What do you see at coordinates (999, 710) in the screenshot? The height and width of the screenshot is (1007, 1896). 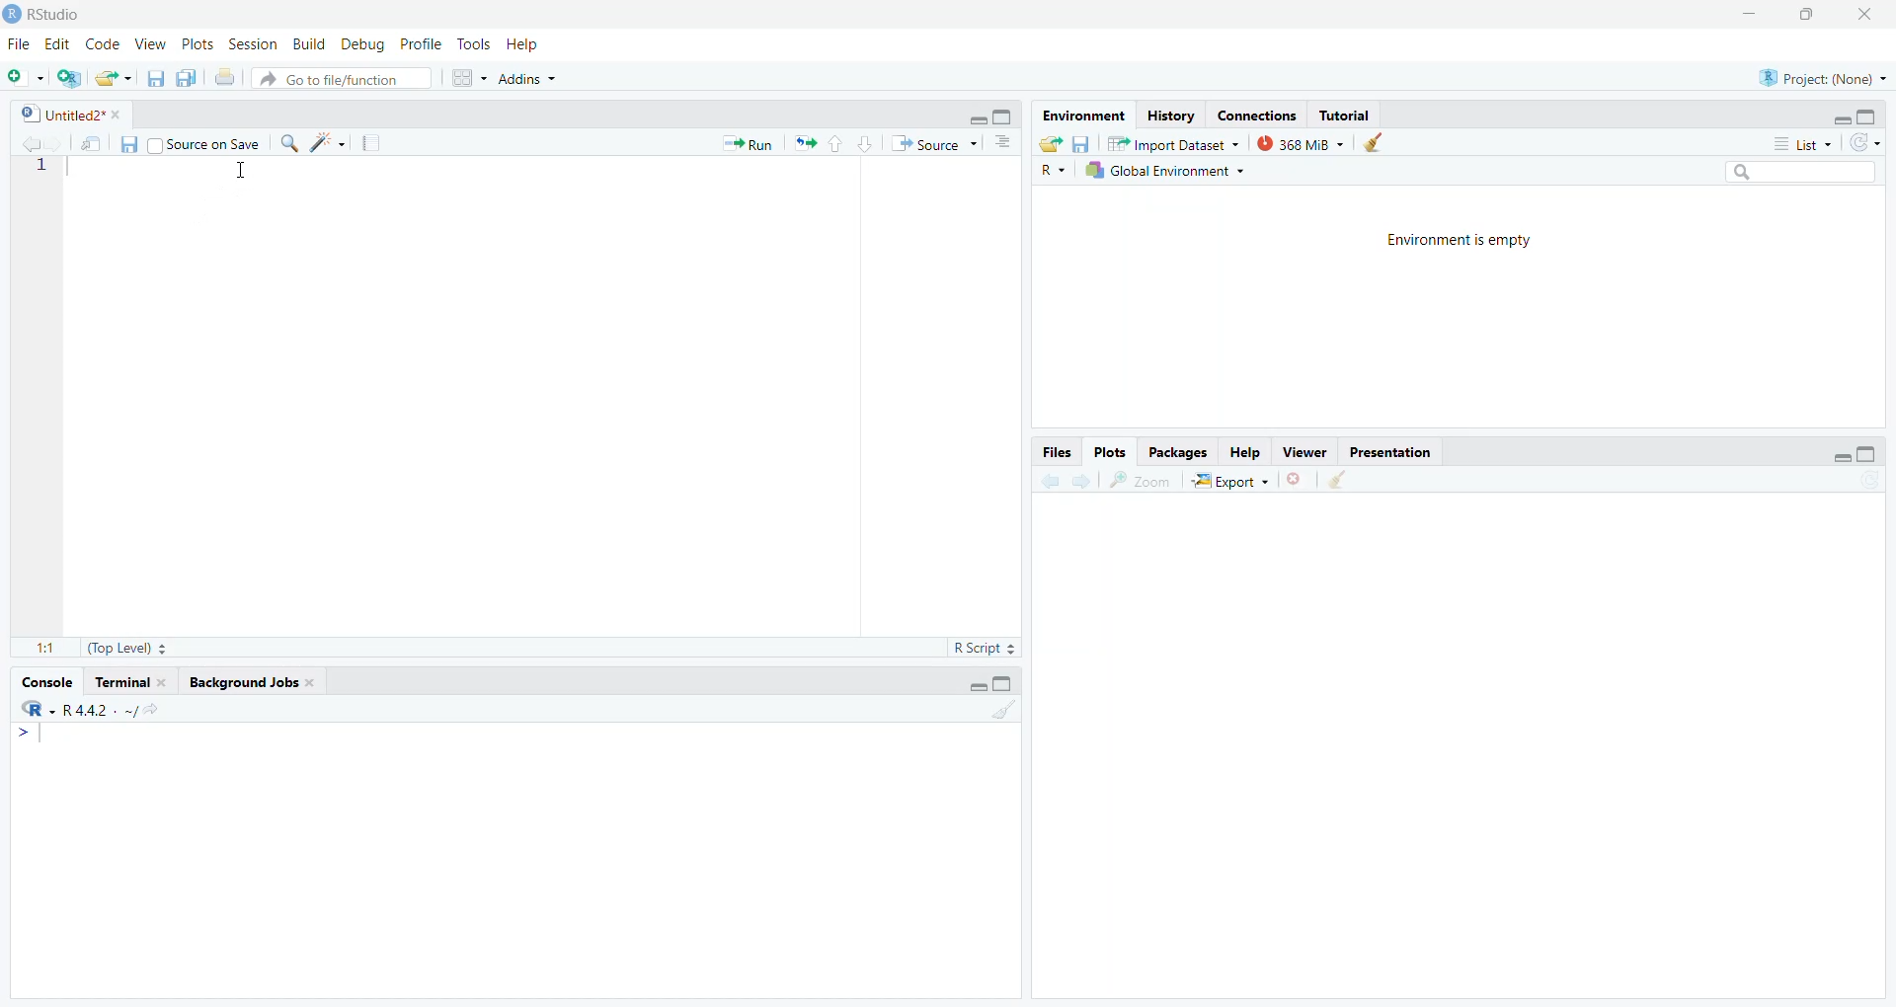 I see `clear` at bounding box center [999, 710].